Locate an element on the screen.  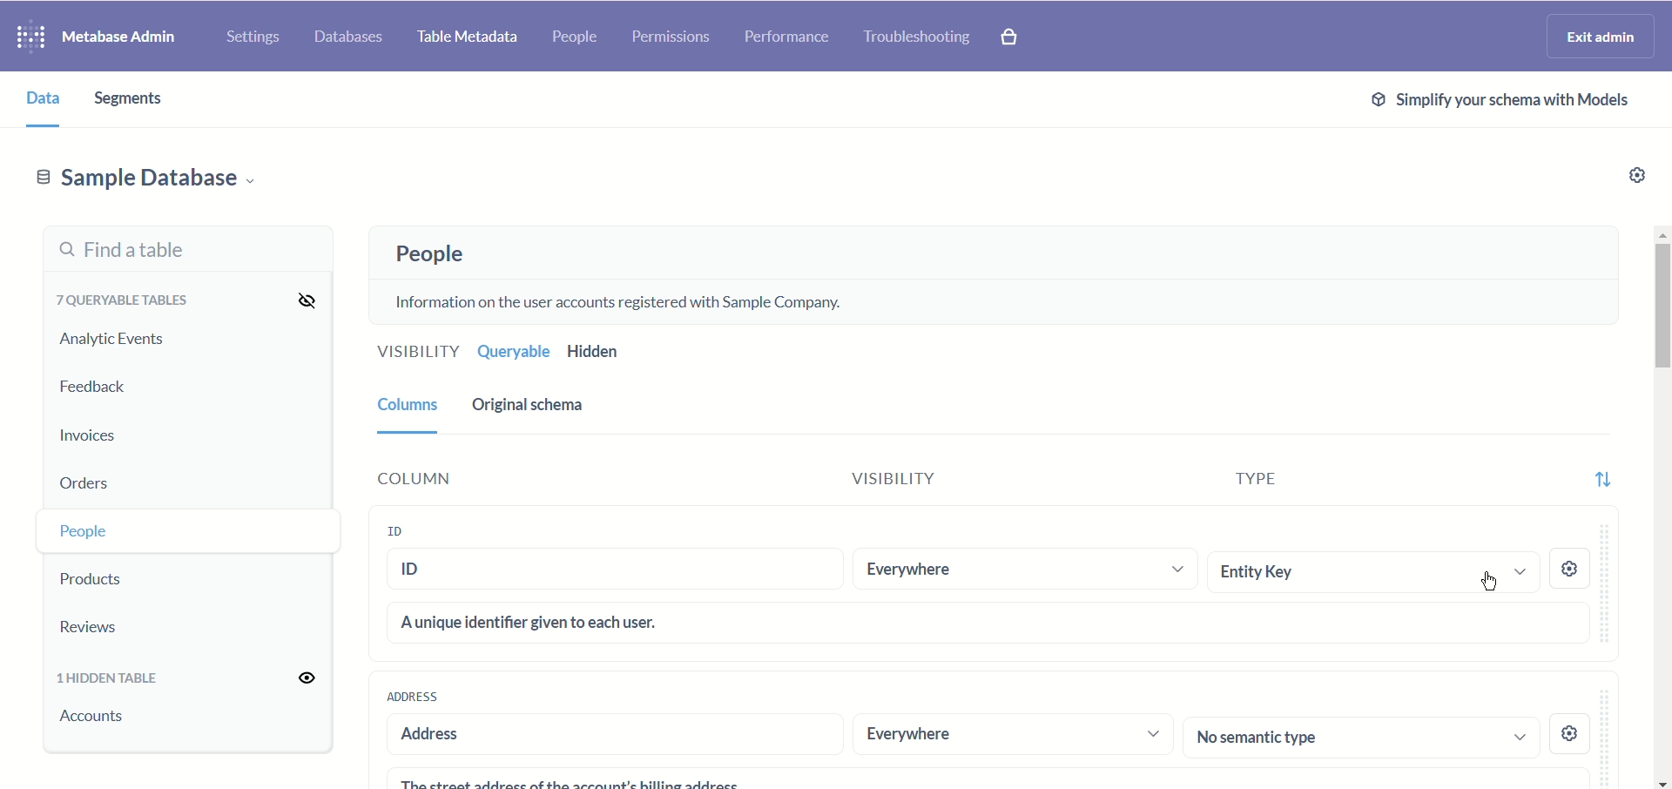
1 hidden table is located at coordinates (113, 679).